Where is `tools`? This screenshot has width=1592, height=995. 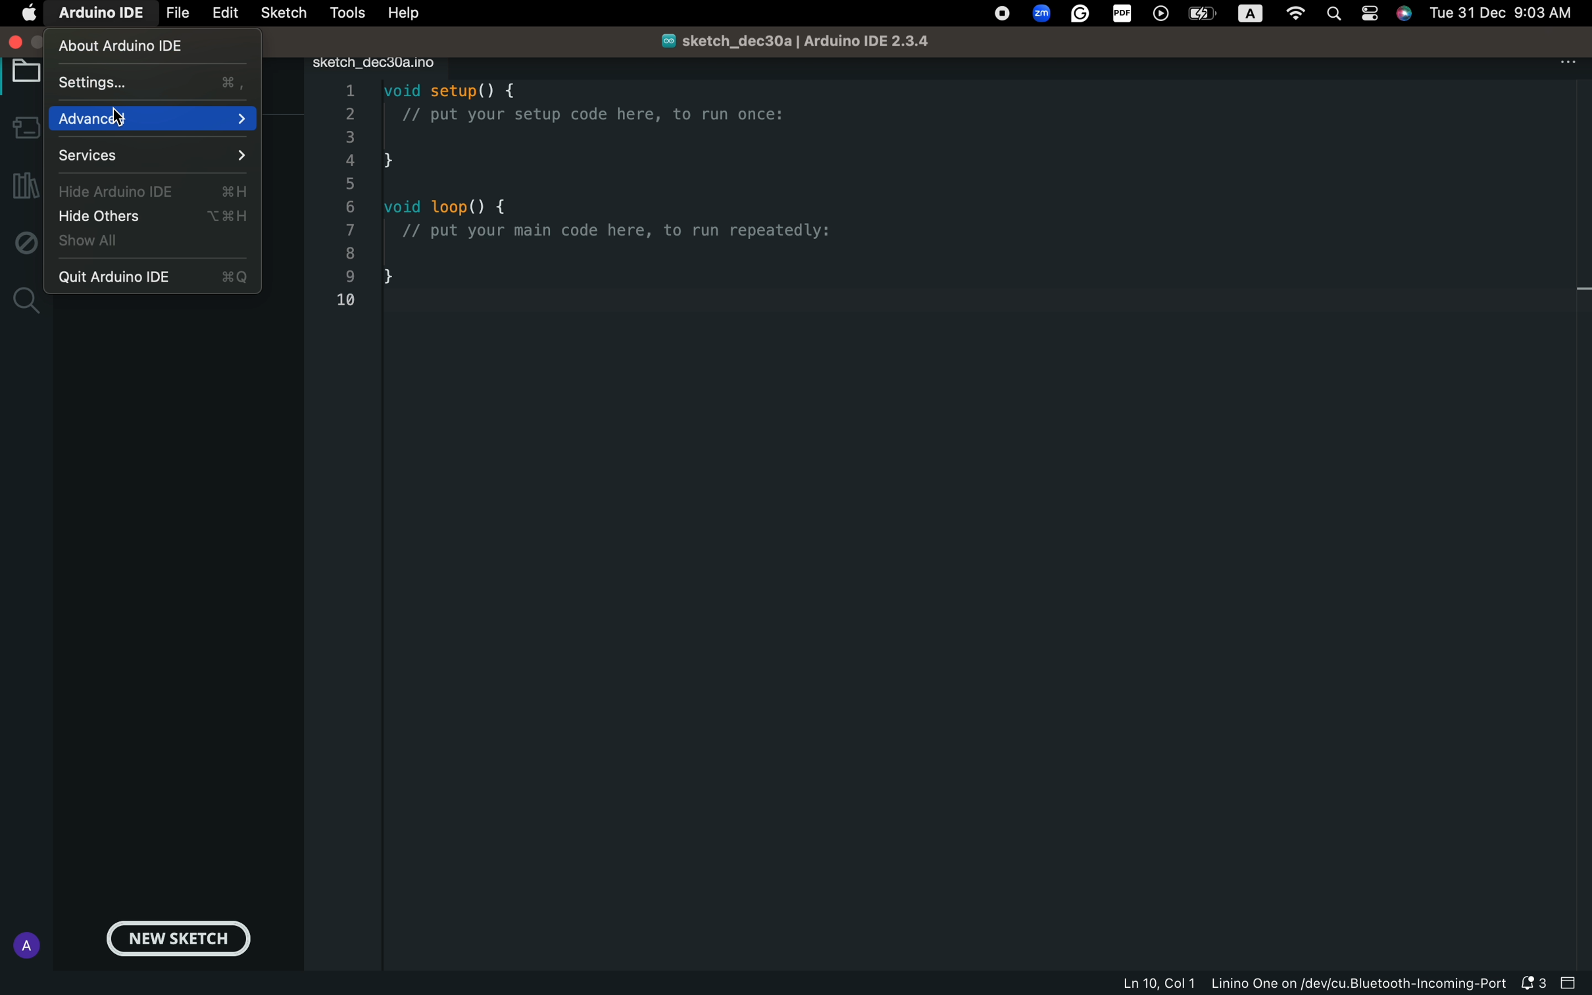
tools is located at coordinates (343, 13).